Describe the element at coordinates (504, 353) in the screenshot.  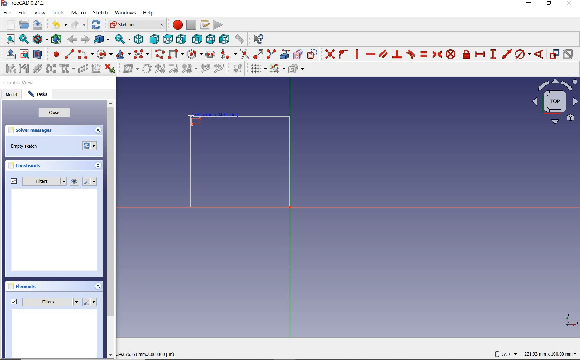
I see `CAD Navigation style` at that location.